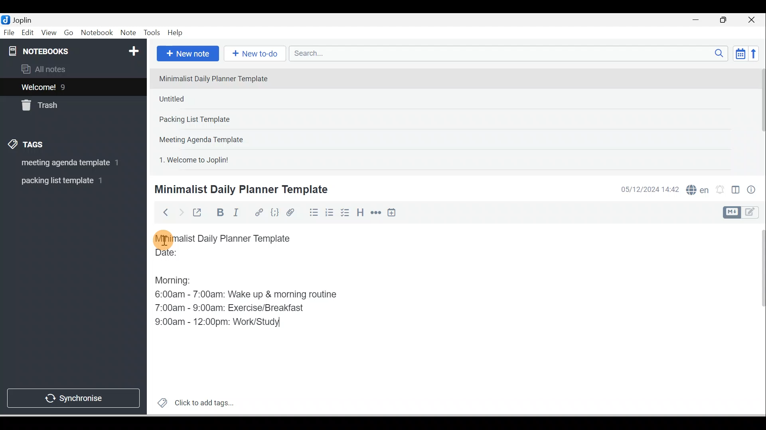  I want to click on Tools, so click(152, 33).